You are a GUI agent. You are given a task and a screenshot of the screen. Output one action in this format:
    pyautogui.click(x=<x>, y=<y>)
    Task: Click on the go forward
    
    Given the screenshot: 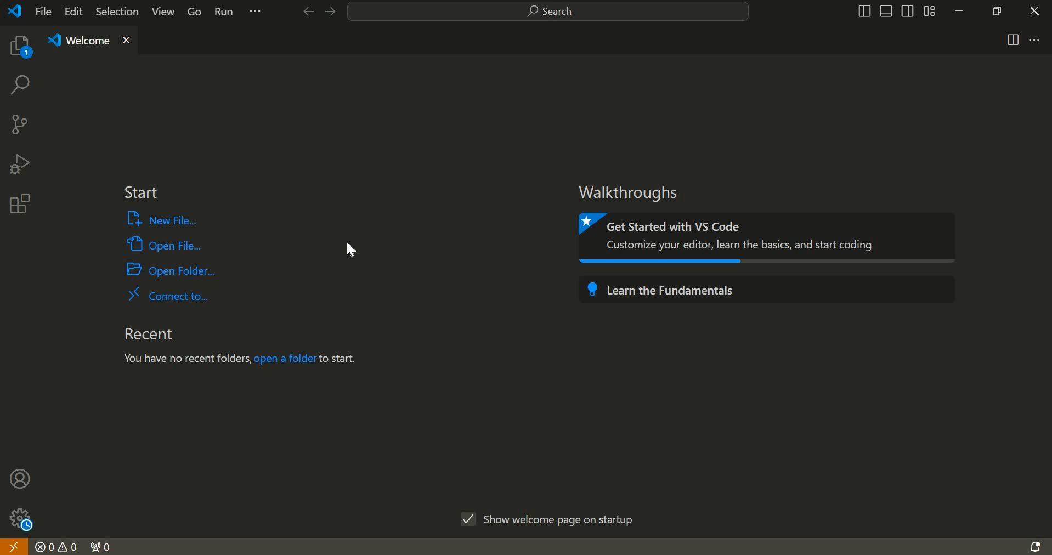 What is the action you would take?
    pyautogui.click(x=329, y=12)
    